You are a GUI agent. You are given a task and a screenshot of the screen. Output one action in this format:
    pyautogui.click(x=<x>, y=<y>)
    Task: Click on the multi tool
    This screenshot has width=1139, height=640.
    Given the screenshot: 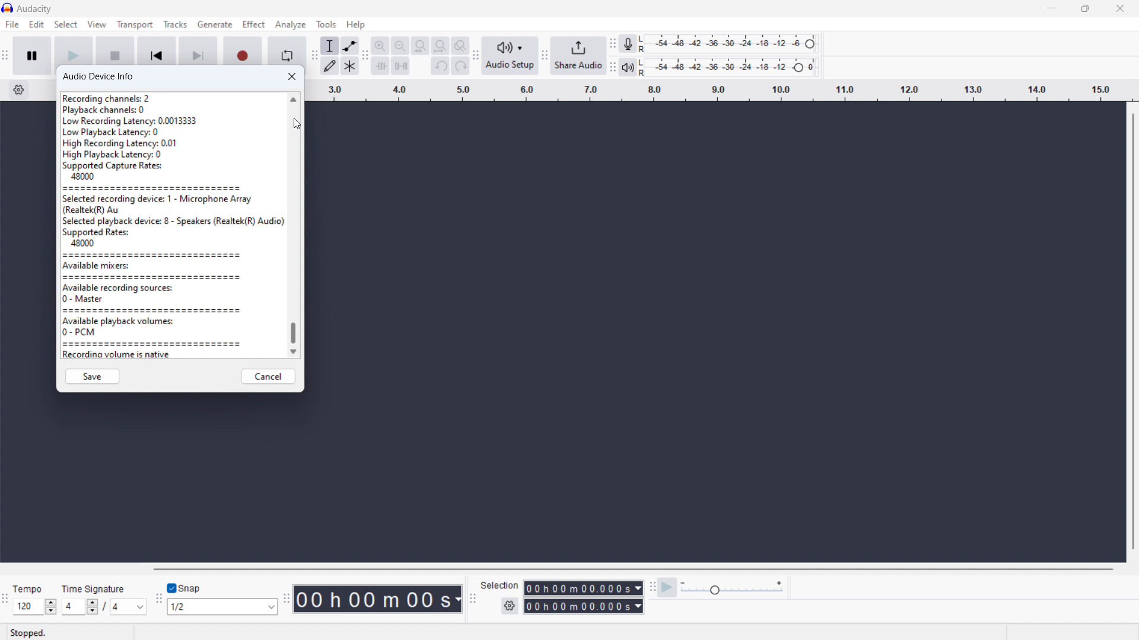 What is the action you would take?
    pyautogui.click(x=350, y=65)
    